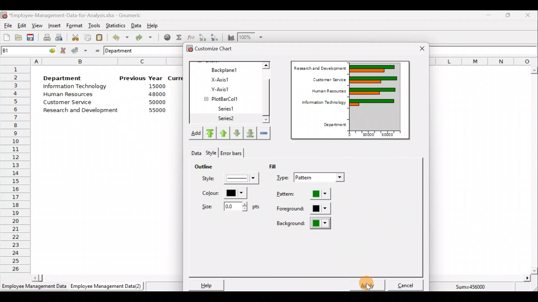 The image size is (538, 302). What do you see at coordinates (203, 166) in the screenshot?
I see `Outline` at bounding box center [203, 166].